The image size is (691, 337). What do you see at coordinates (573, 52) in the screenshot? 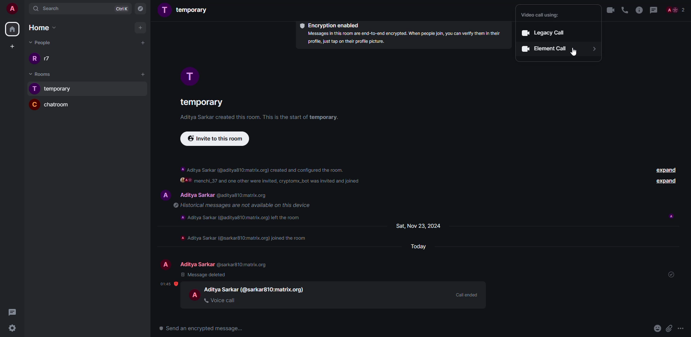
I see `cursor` at bounding box center [573, 52].